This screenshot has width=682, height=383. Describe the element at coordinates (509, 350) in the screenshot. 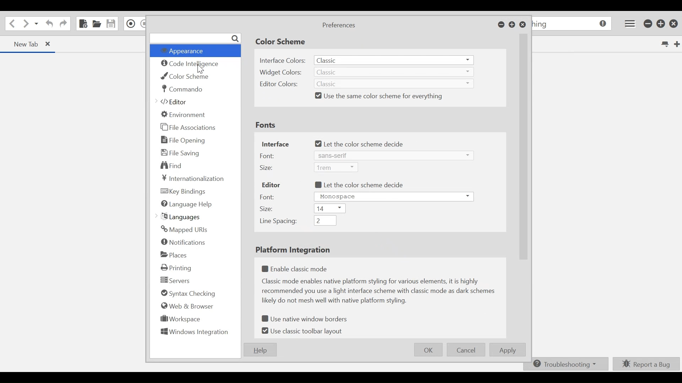

I see `Apply` at that location.